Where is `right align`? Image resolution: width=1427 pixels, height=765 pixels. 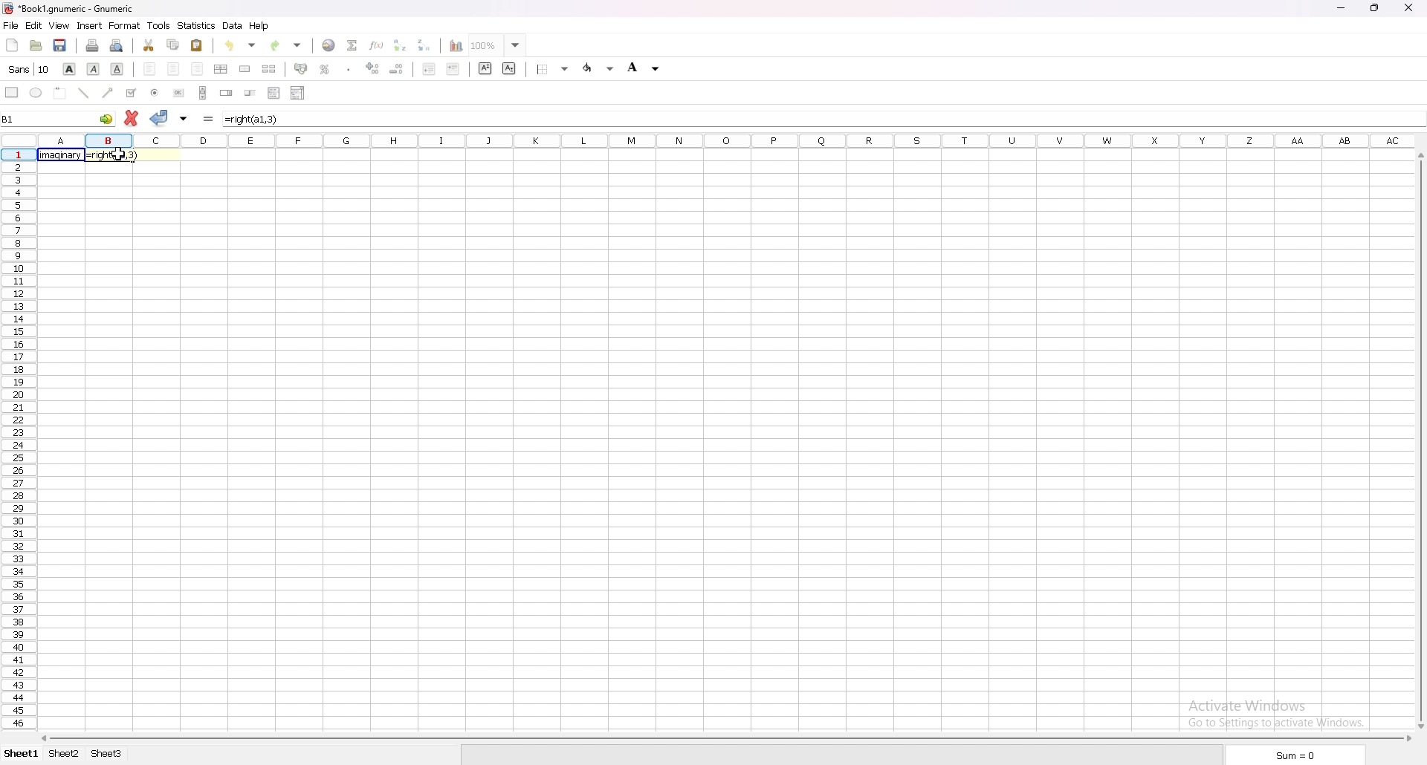
right align is located at coordinates (198, 68).